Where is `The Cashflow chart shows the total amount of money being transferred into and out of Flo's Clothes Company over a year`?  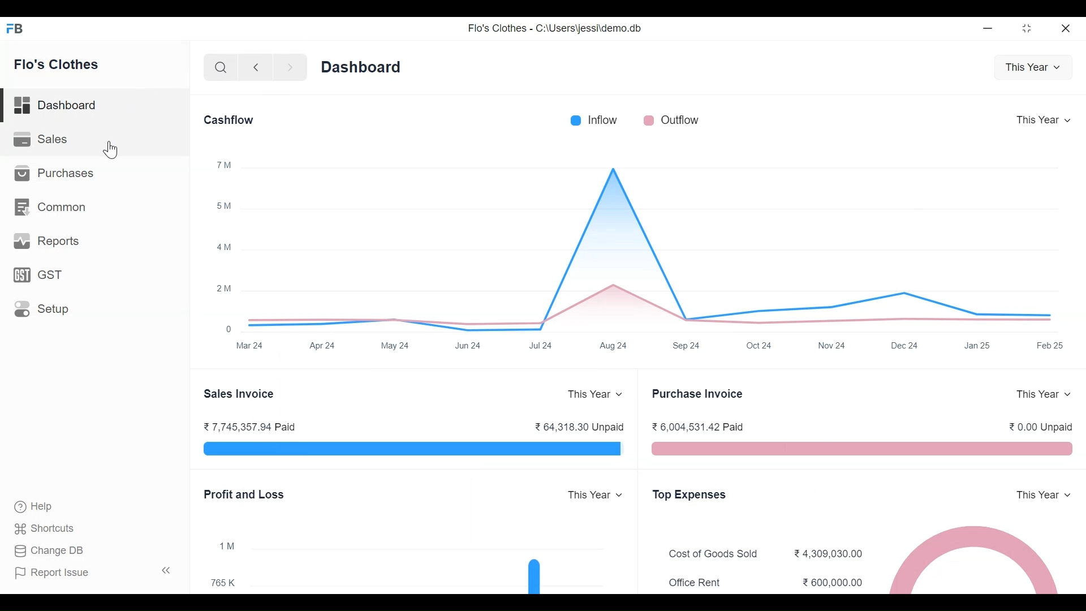 The Cashflow chart shows the total amount of money being transferred into and out of Flo's Clothes Company over a year is located at coordinates (658, 246).